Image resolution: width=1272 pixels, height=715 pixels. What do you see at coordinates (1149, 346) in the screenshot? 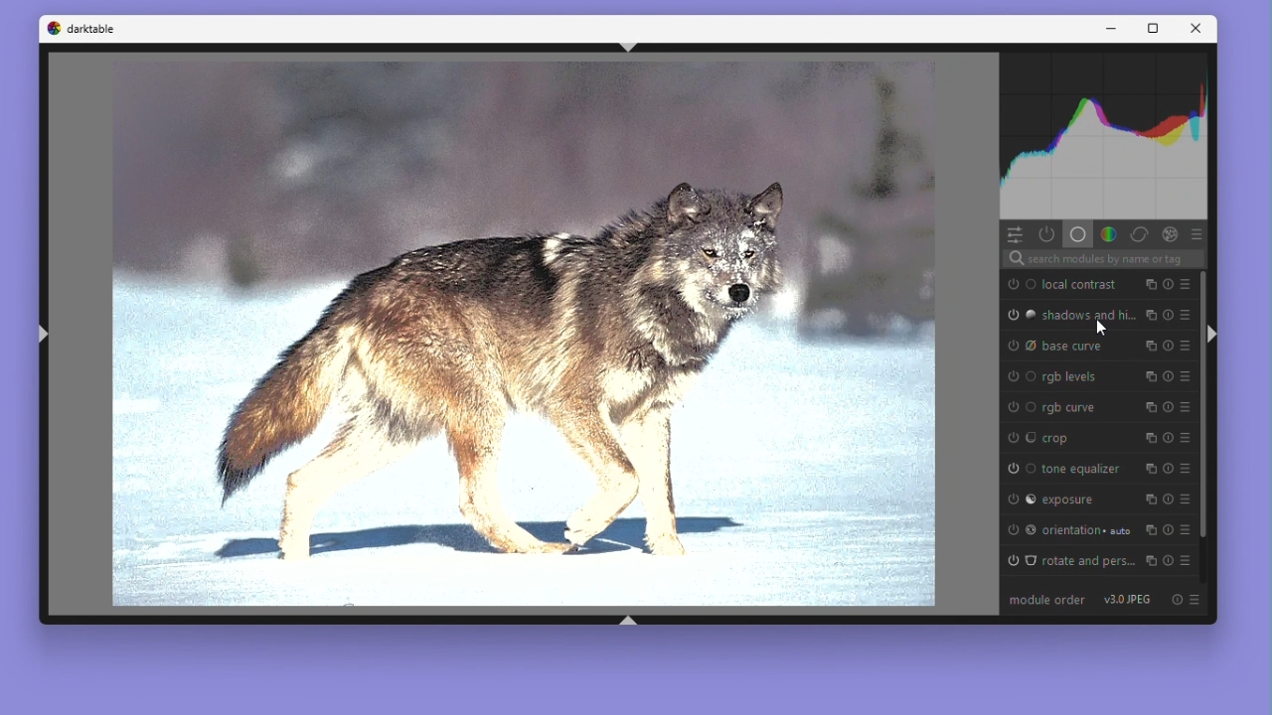
I see `multiple instance actions` at bounding box center [1149, 346].